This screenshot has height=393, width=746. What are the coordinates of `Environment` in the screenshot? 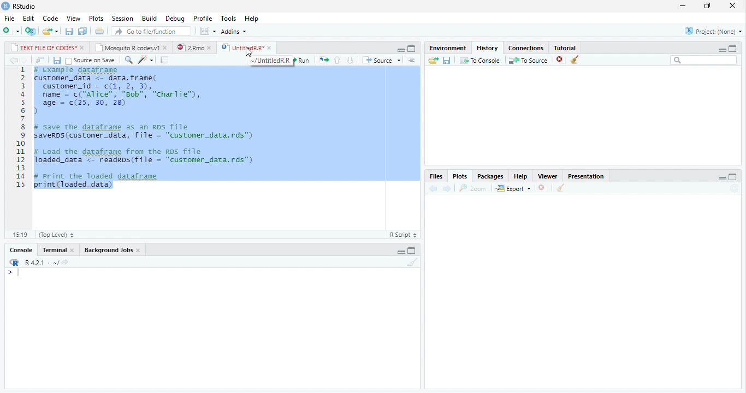 It's located at (448, 47).